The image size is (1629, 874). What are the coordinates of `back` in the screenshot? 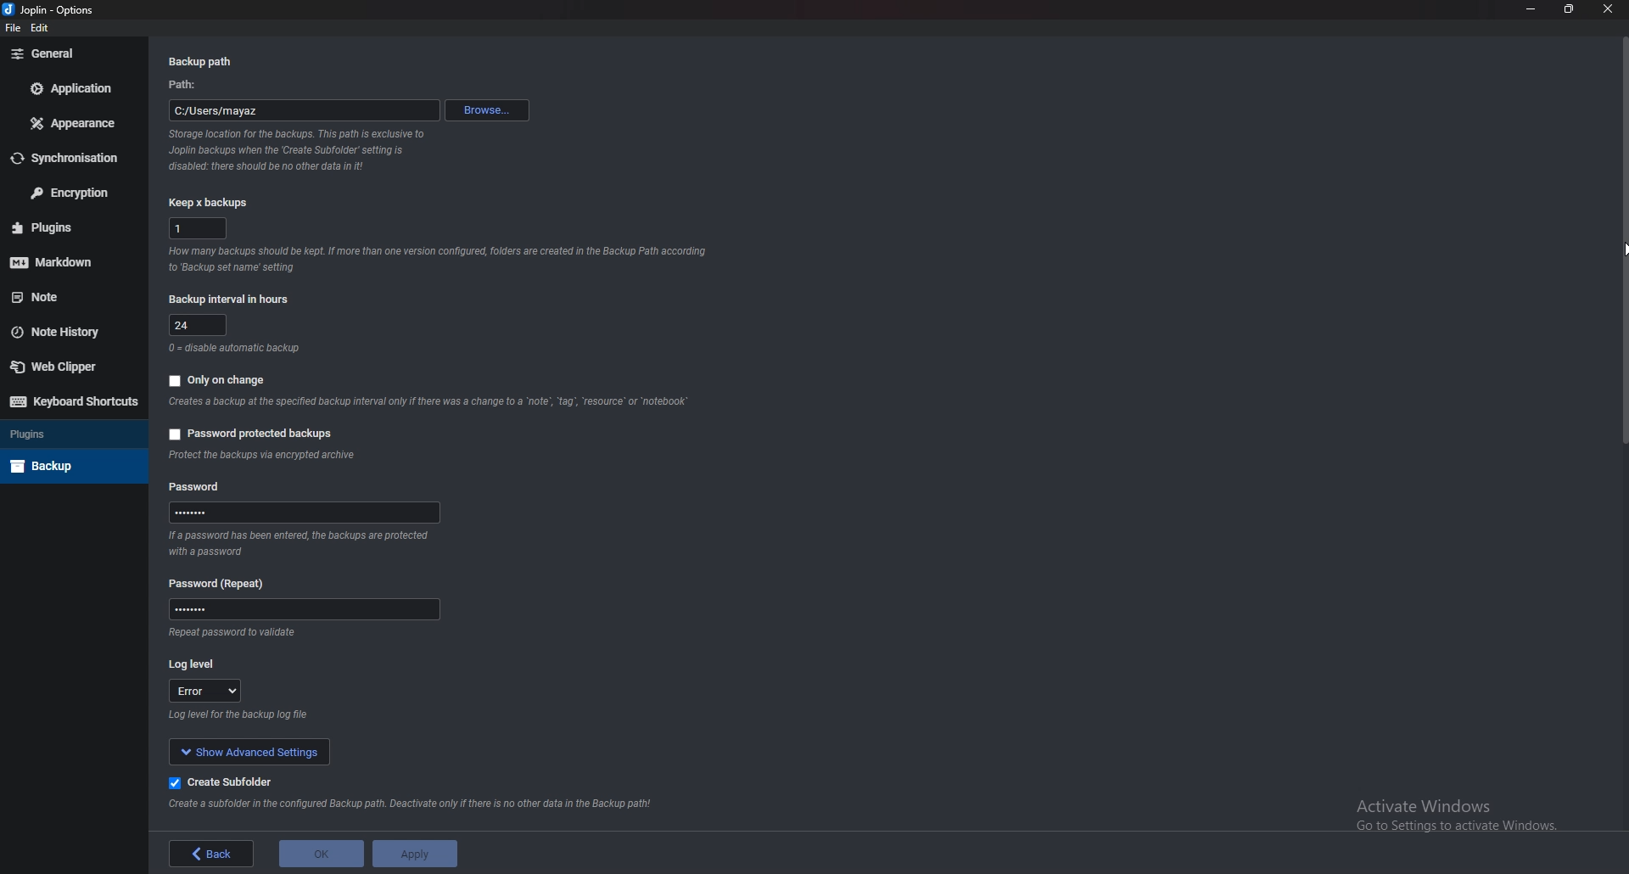 It's located at (212, 854).